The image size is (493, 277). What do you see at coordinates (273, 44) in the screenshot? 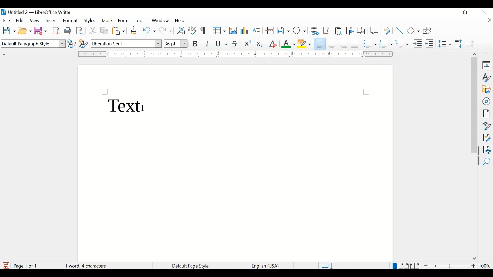
I see `clear direct formatting` at bounding box center [273, 44].